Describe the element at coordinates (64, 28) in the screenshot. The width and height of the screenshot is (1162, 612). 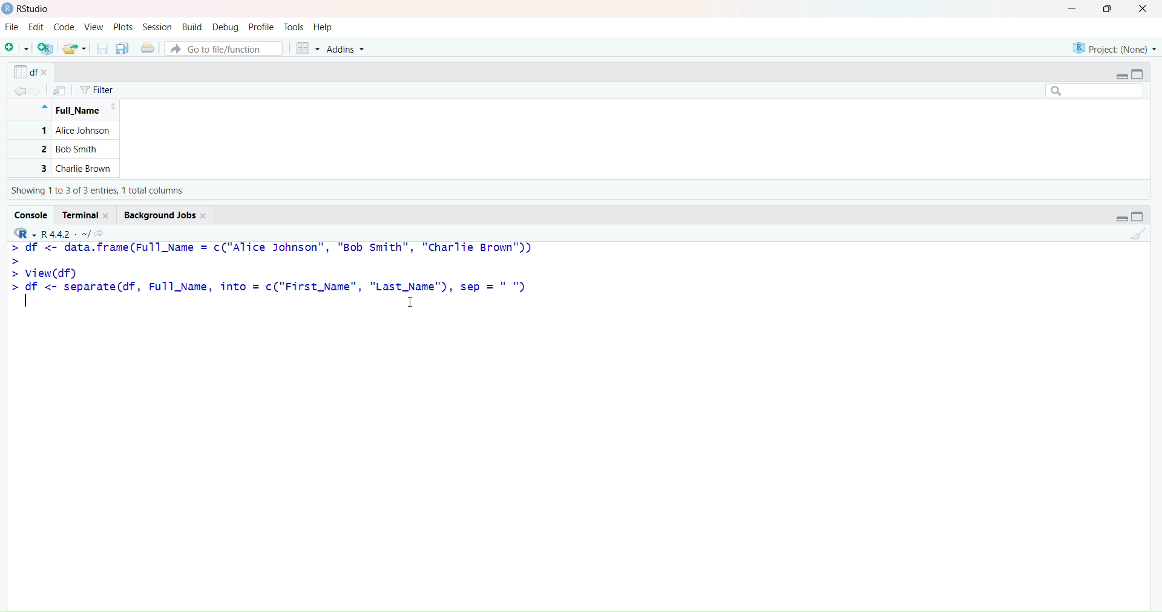
I see `Code` at that location.